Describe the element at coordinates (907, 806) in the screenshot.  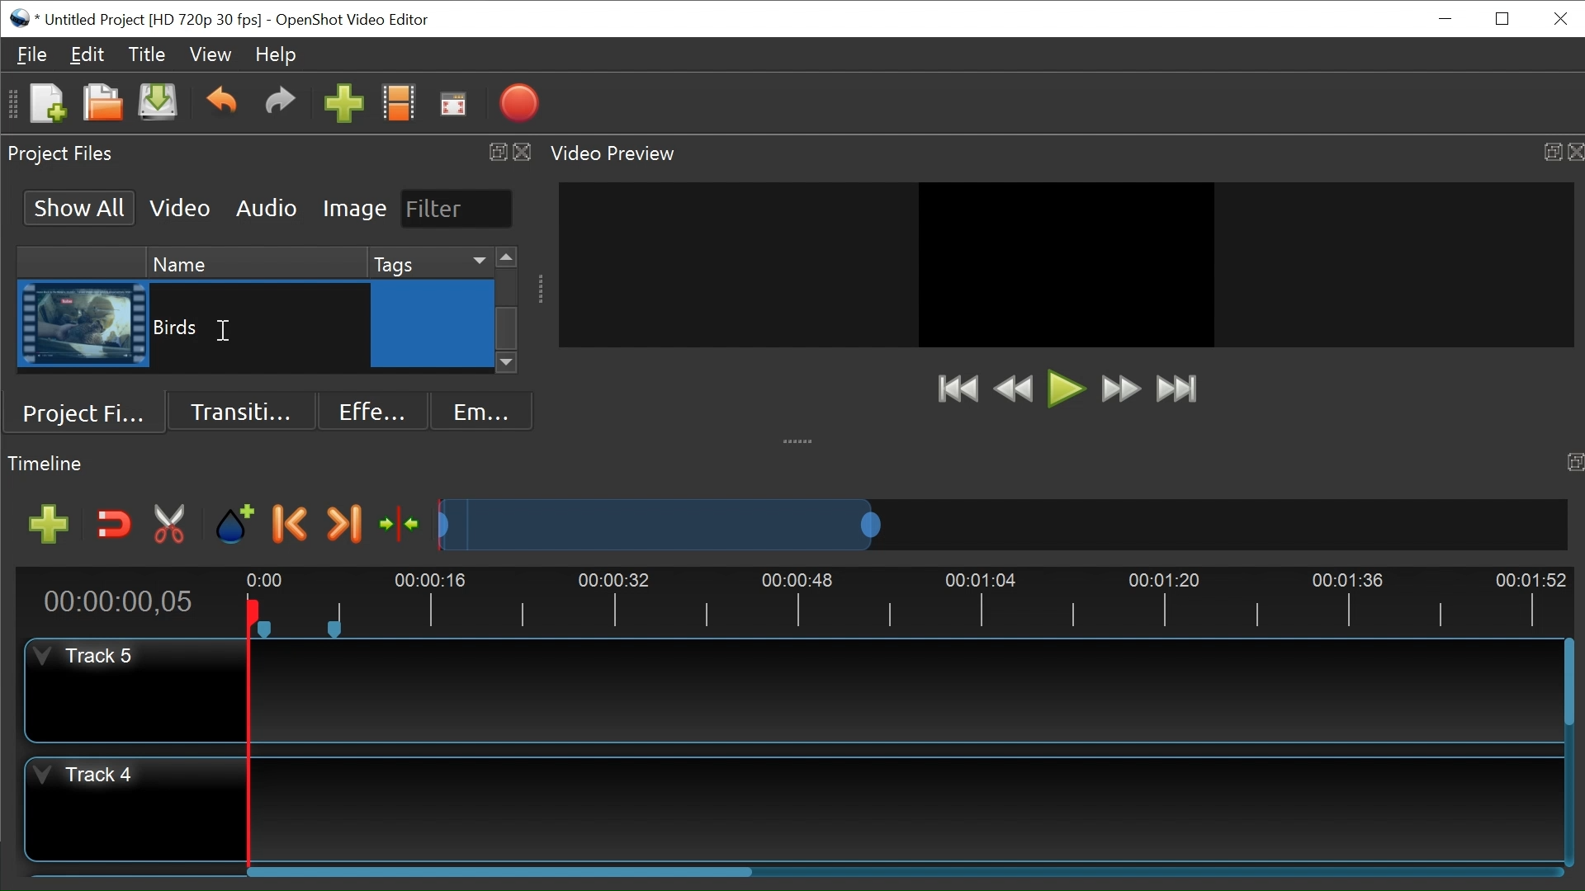
I see `Track Panel` at that location.